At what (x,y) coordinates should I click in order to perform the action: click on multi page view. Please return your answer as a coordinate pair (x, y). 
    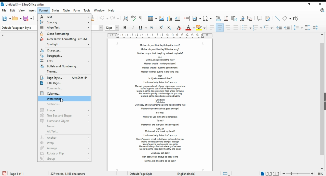
    Looking at the image, I should click on (268, 173).